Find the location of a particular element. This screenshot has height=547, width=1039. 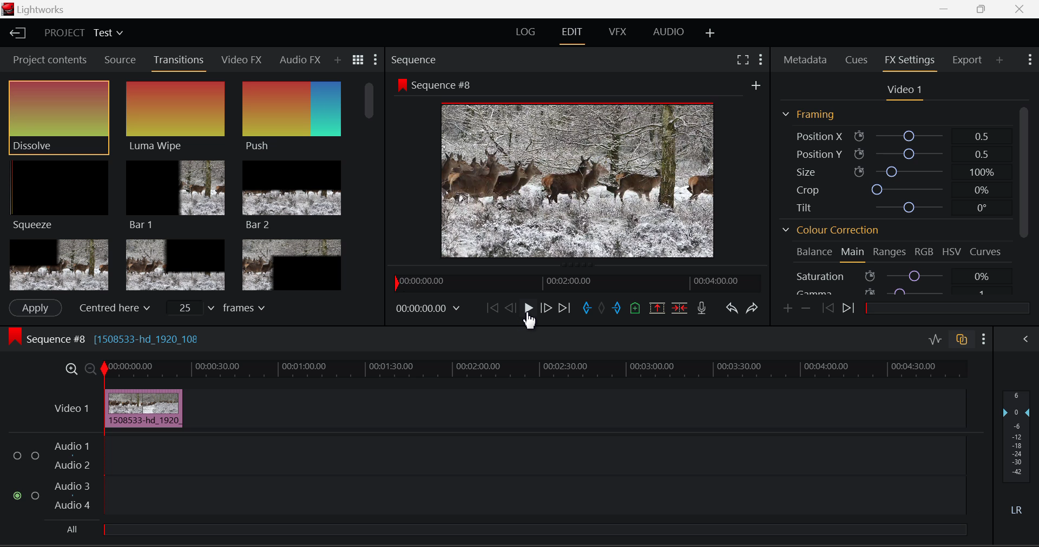

Add Panel is located at coordinates (337, 61).